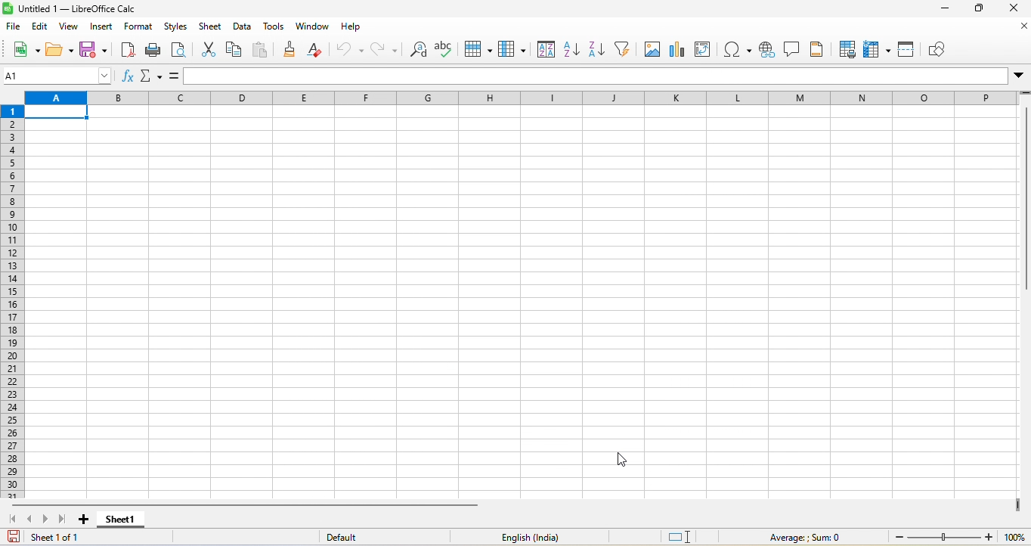 Image resolution: width=1031 pixels, height=546 pixels. What do you see at coordinates (572, 49) in the screenshot?
I see `sort ascending` at bounding box center [572, 49].